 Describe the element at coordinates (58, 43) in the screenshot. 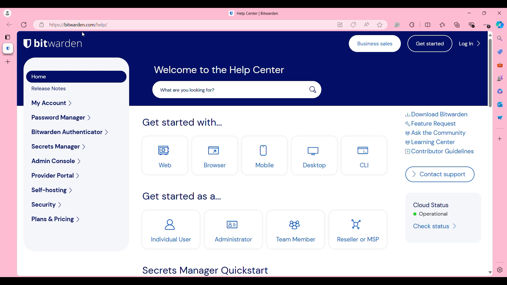

I see `bitwarden` at that location.